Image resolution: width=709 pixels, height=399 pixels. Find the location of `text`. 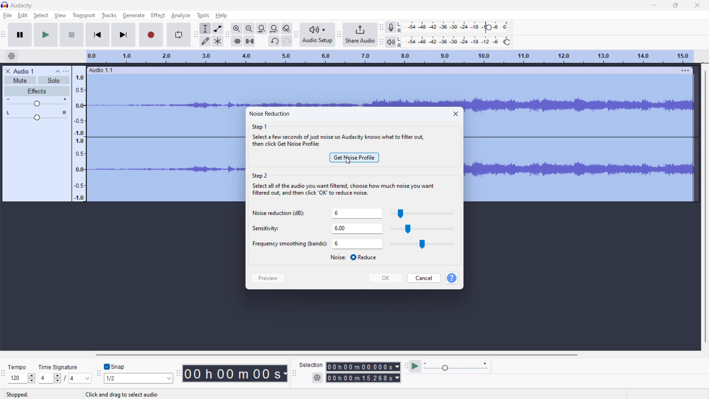

text is located at coordinates (124, 395).